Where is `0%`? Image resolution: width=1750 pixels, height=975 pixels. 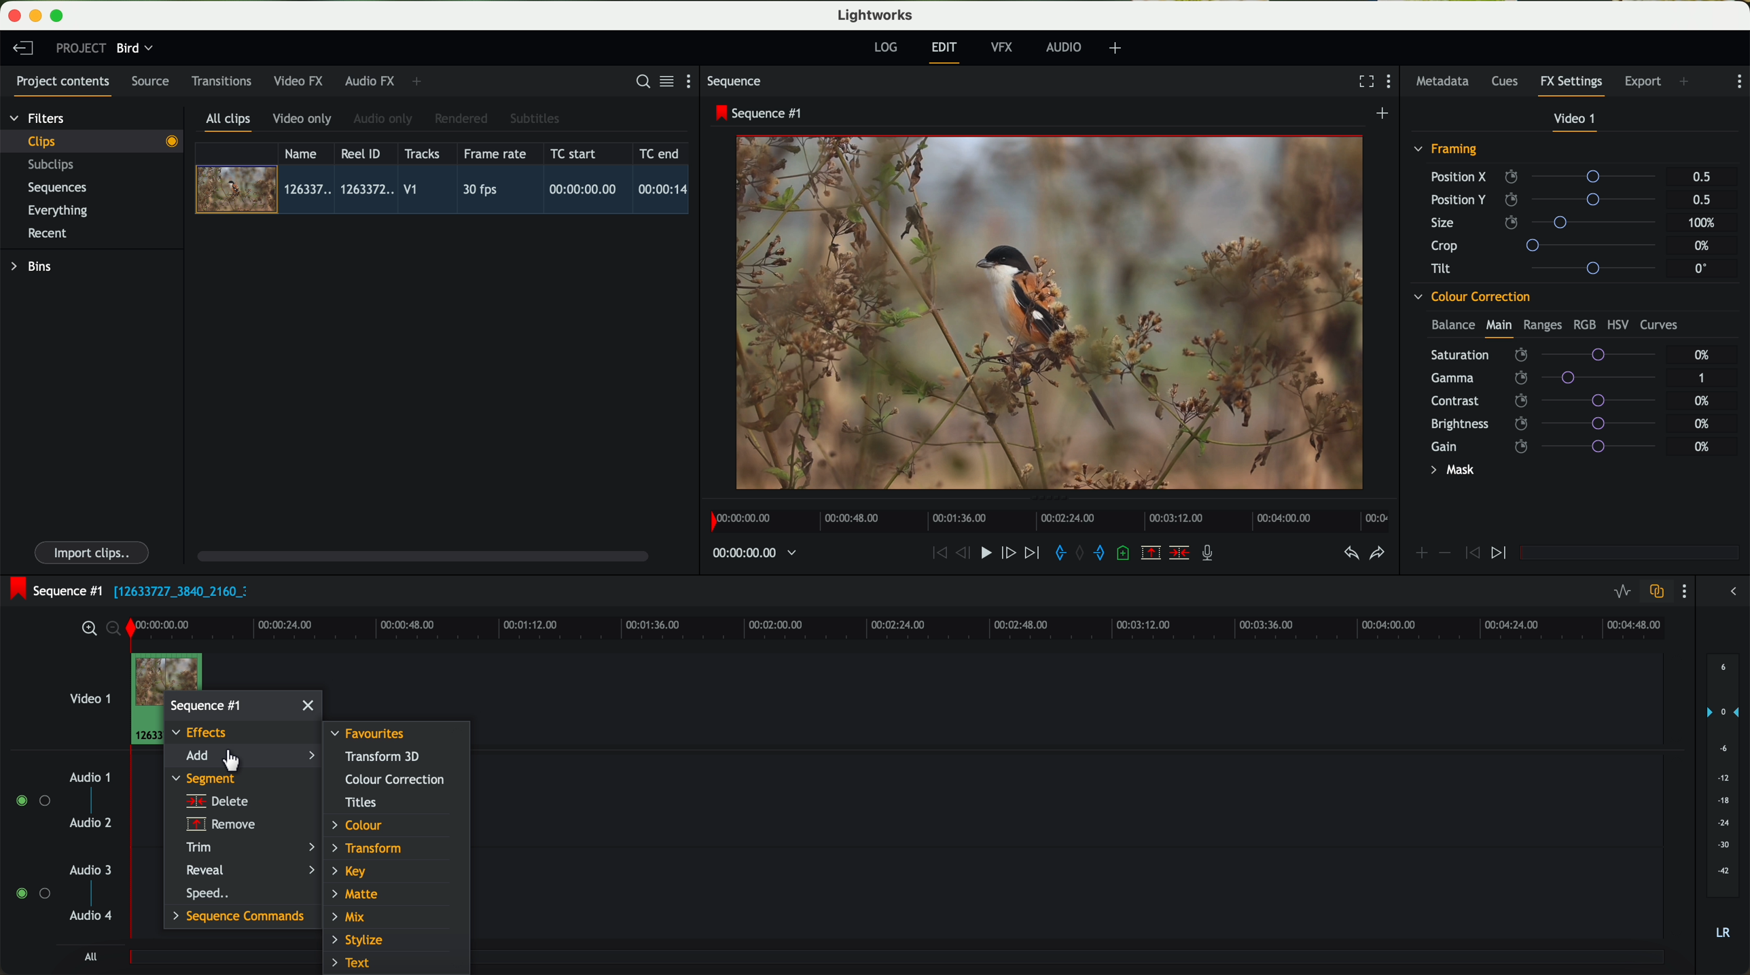
0% is located at coordinates (1702, 355).